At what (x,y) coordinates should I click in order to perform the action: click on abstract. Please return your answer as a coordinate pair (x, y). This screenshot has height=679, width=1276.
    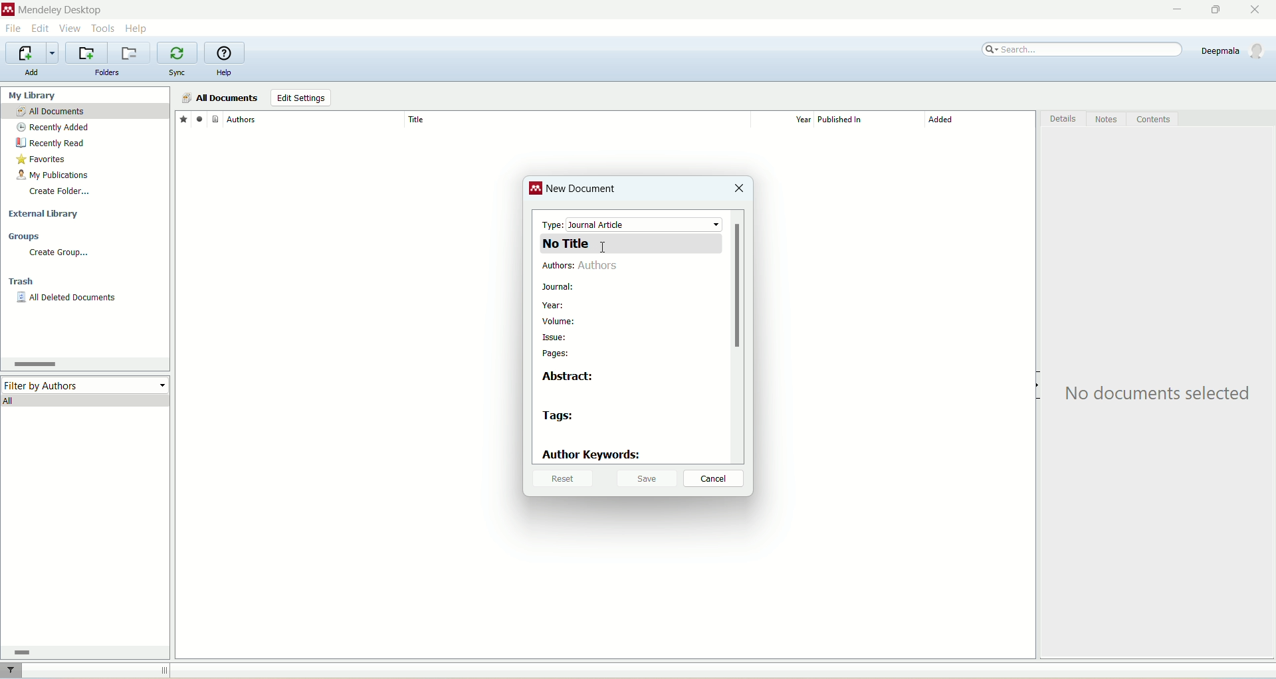
    Looking at the image, I should click on (572, 376).